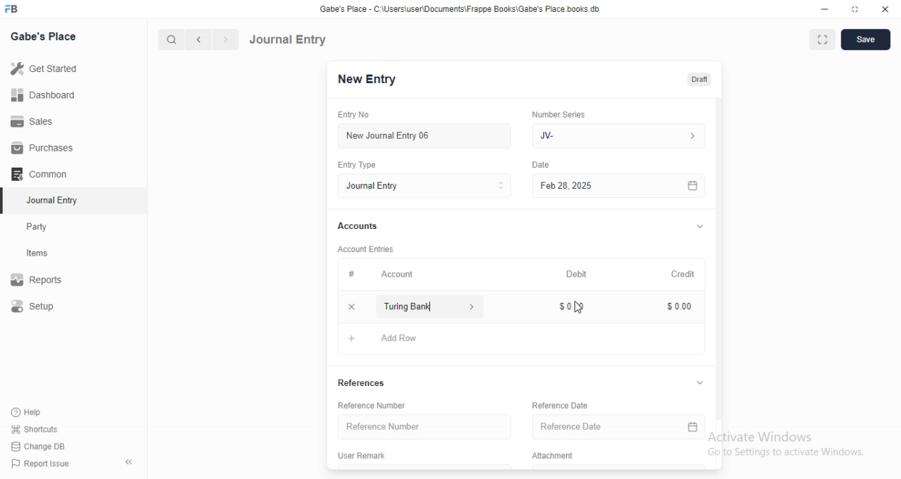 The width and height of the screenshot is (901, 479). What do you see at coordinates (370, 382) in the screenshot?
I see `References` at bounding box center [370, 382].